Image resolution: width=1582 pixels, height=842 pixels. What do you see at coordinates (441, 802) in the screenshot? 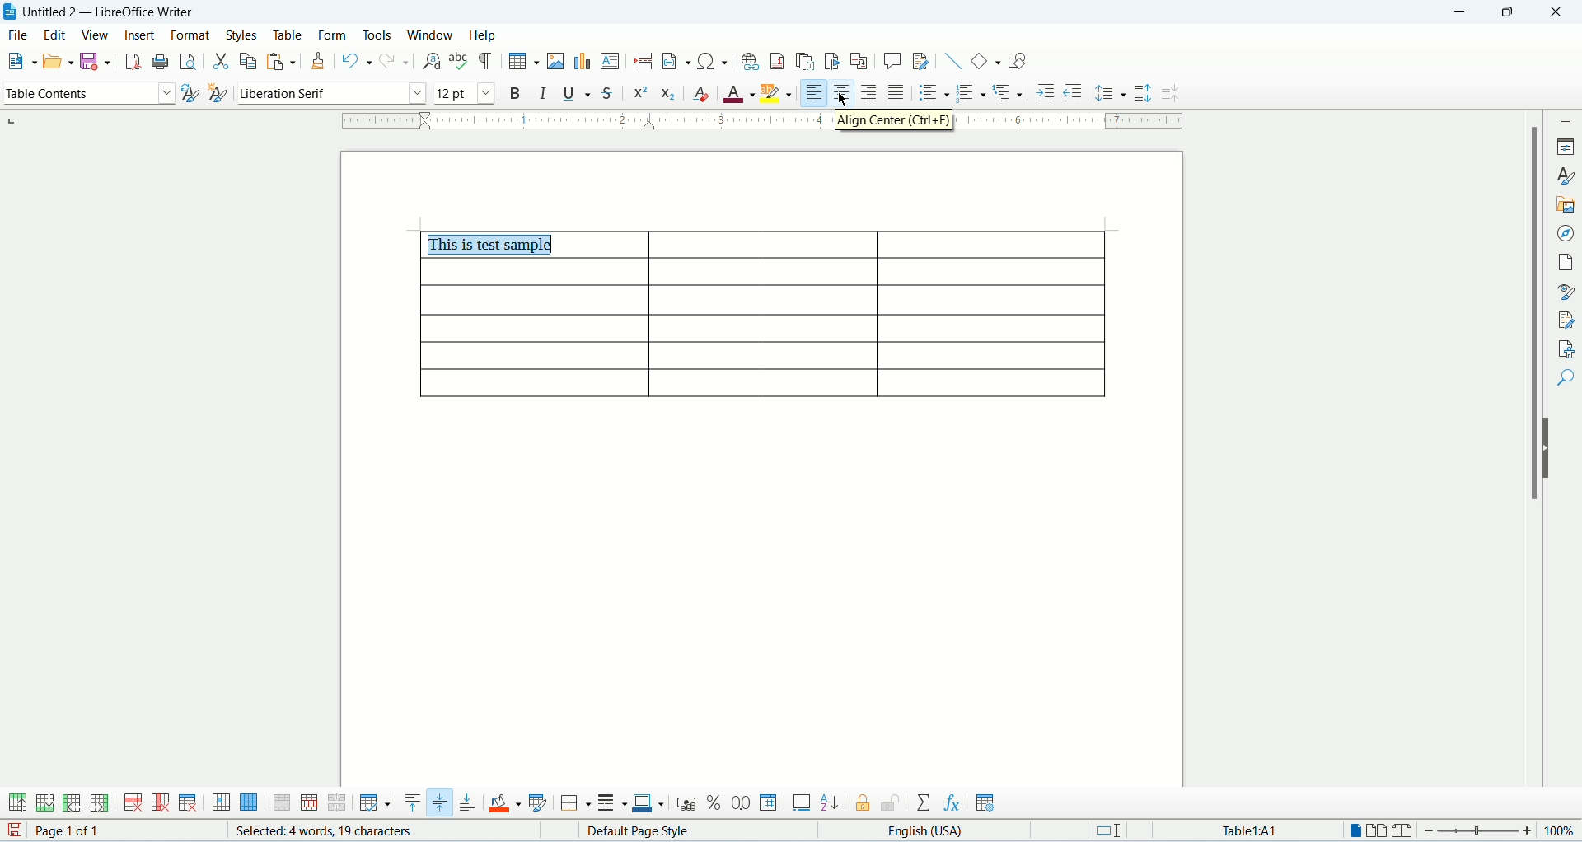
I see `center vertically` at bounding box center [441, 802].